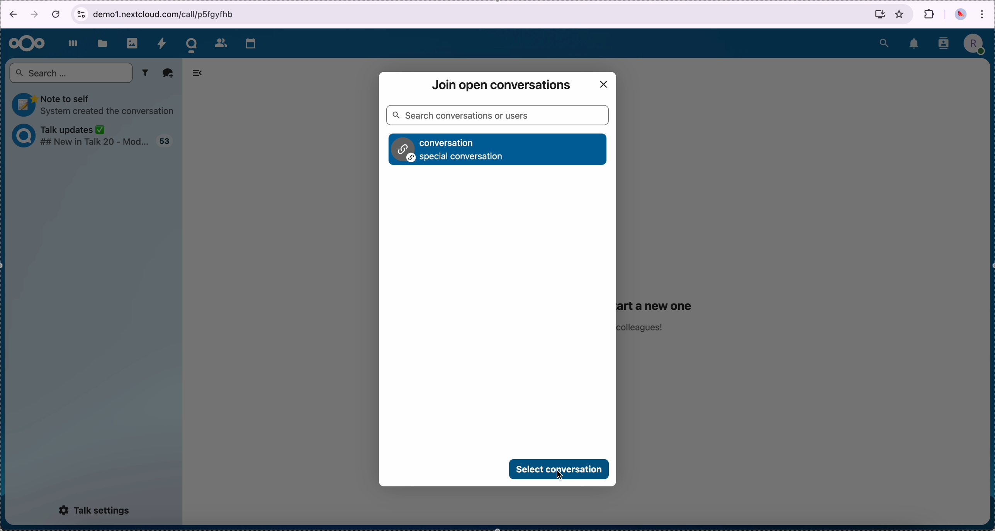 This screenshot has height=531, width=995. I want to click on Nextcloud logo, so click(26, 44).